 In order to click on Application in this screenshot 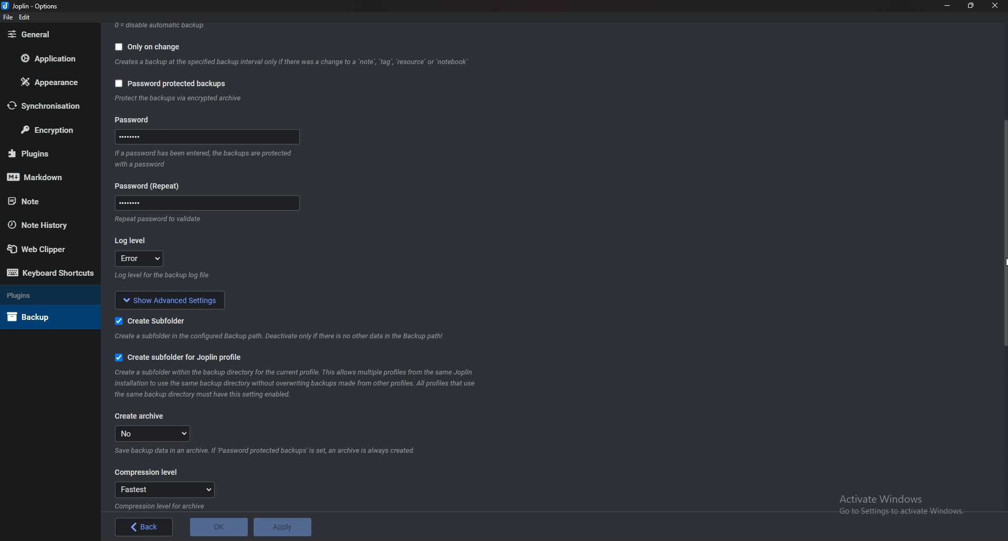, I will do `click(54, 58)`.